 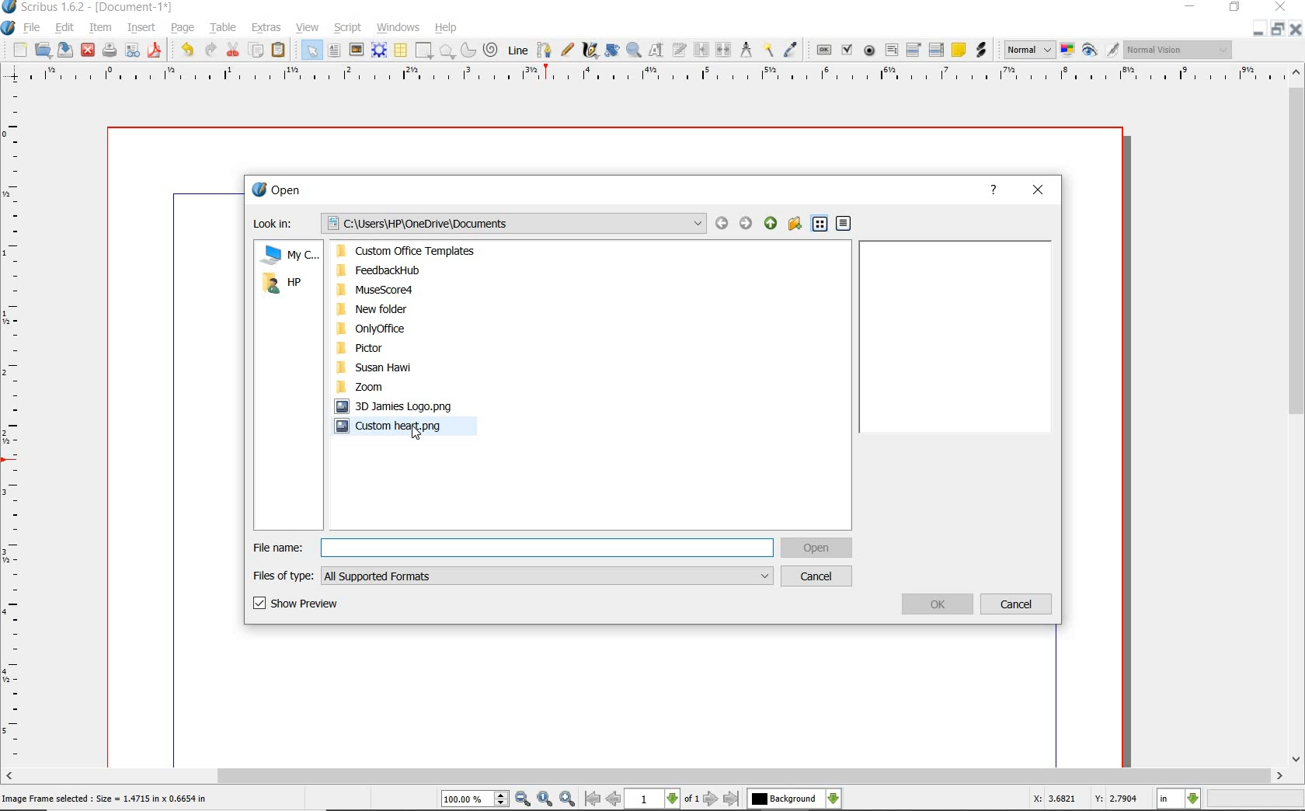 I want to click on files of type, so click(x=514, y=575).